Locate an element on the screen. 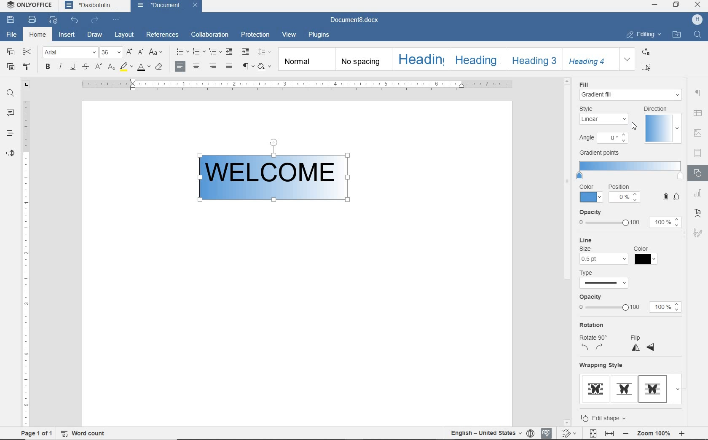 The width and height of the screenshot is (708, 440). HEADER & FOOTER is located at coordinates (699, 153).